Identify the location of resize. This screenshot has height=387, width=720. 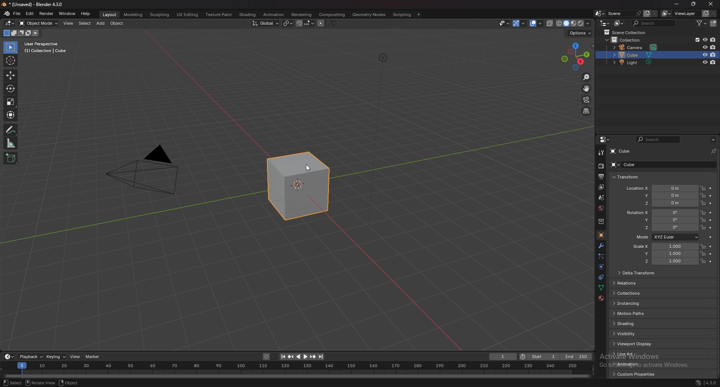
(693, 4).